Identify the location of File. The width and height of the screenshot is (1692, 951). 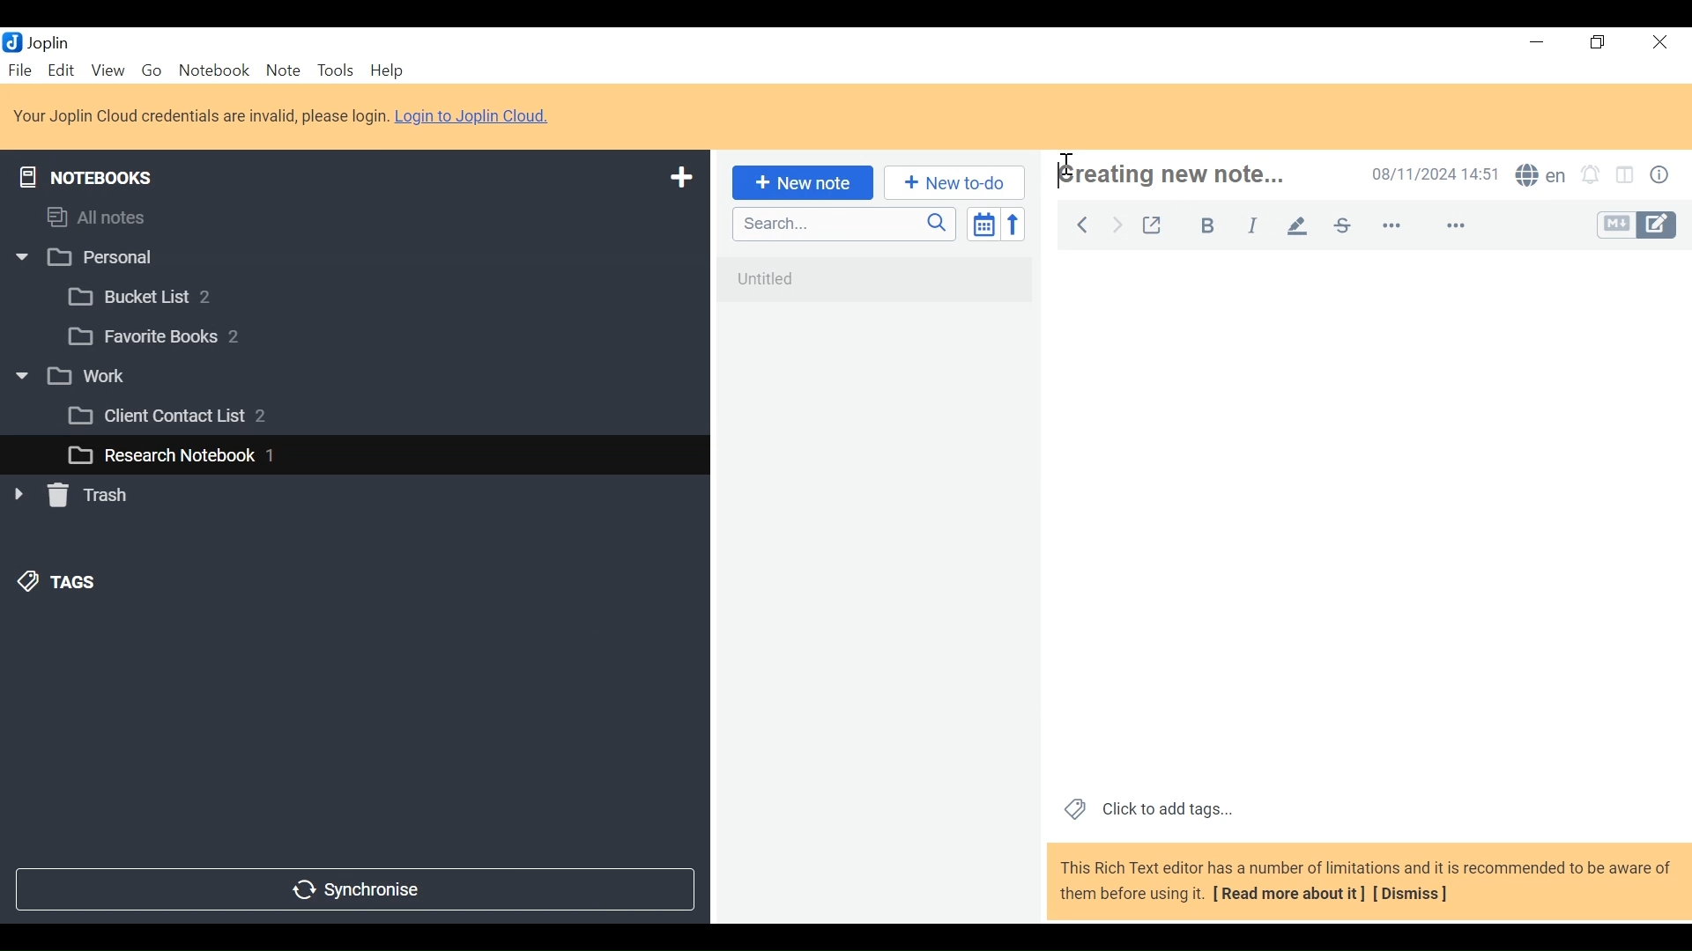
(22, 70).